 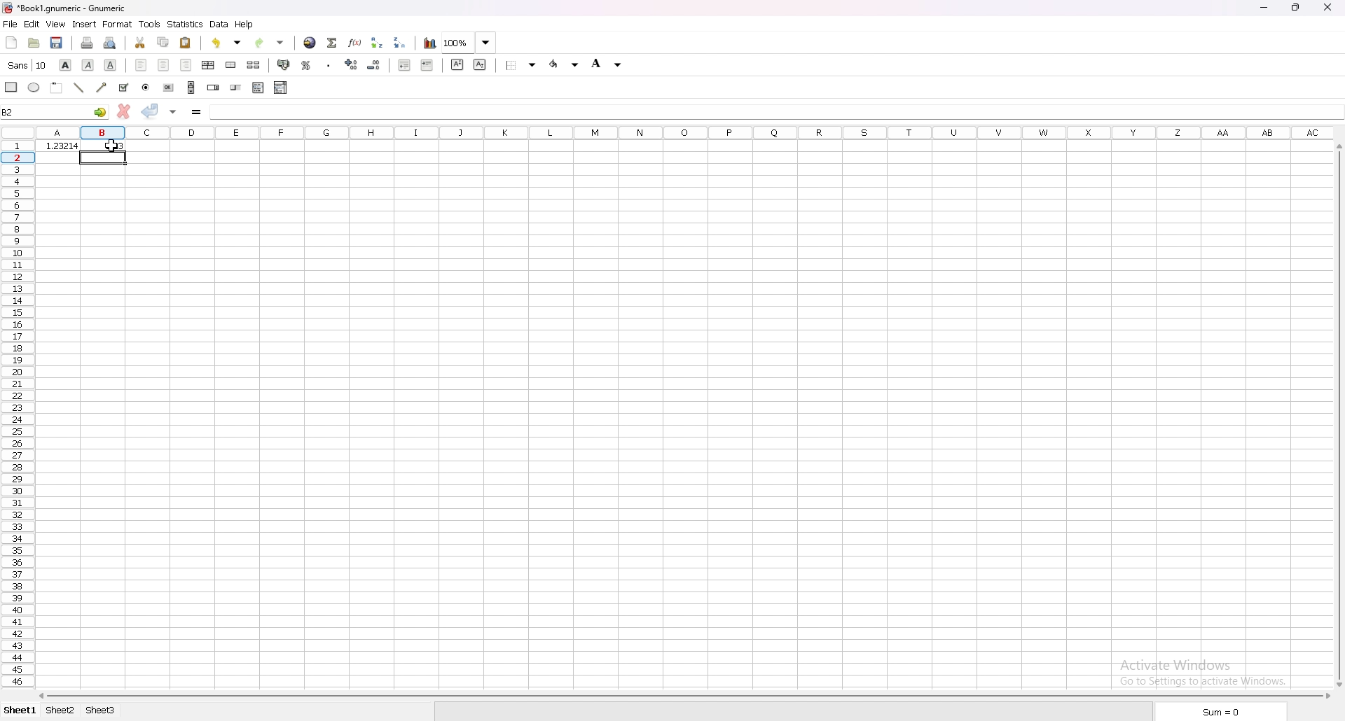 I want to click on edit, so click(x=32, y=24).